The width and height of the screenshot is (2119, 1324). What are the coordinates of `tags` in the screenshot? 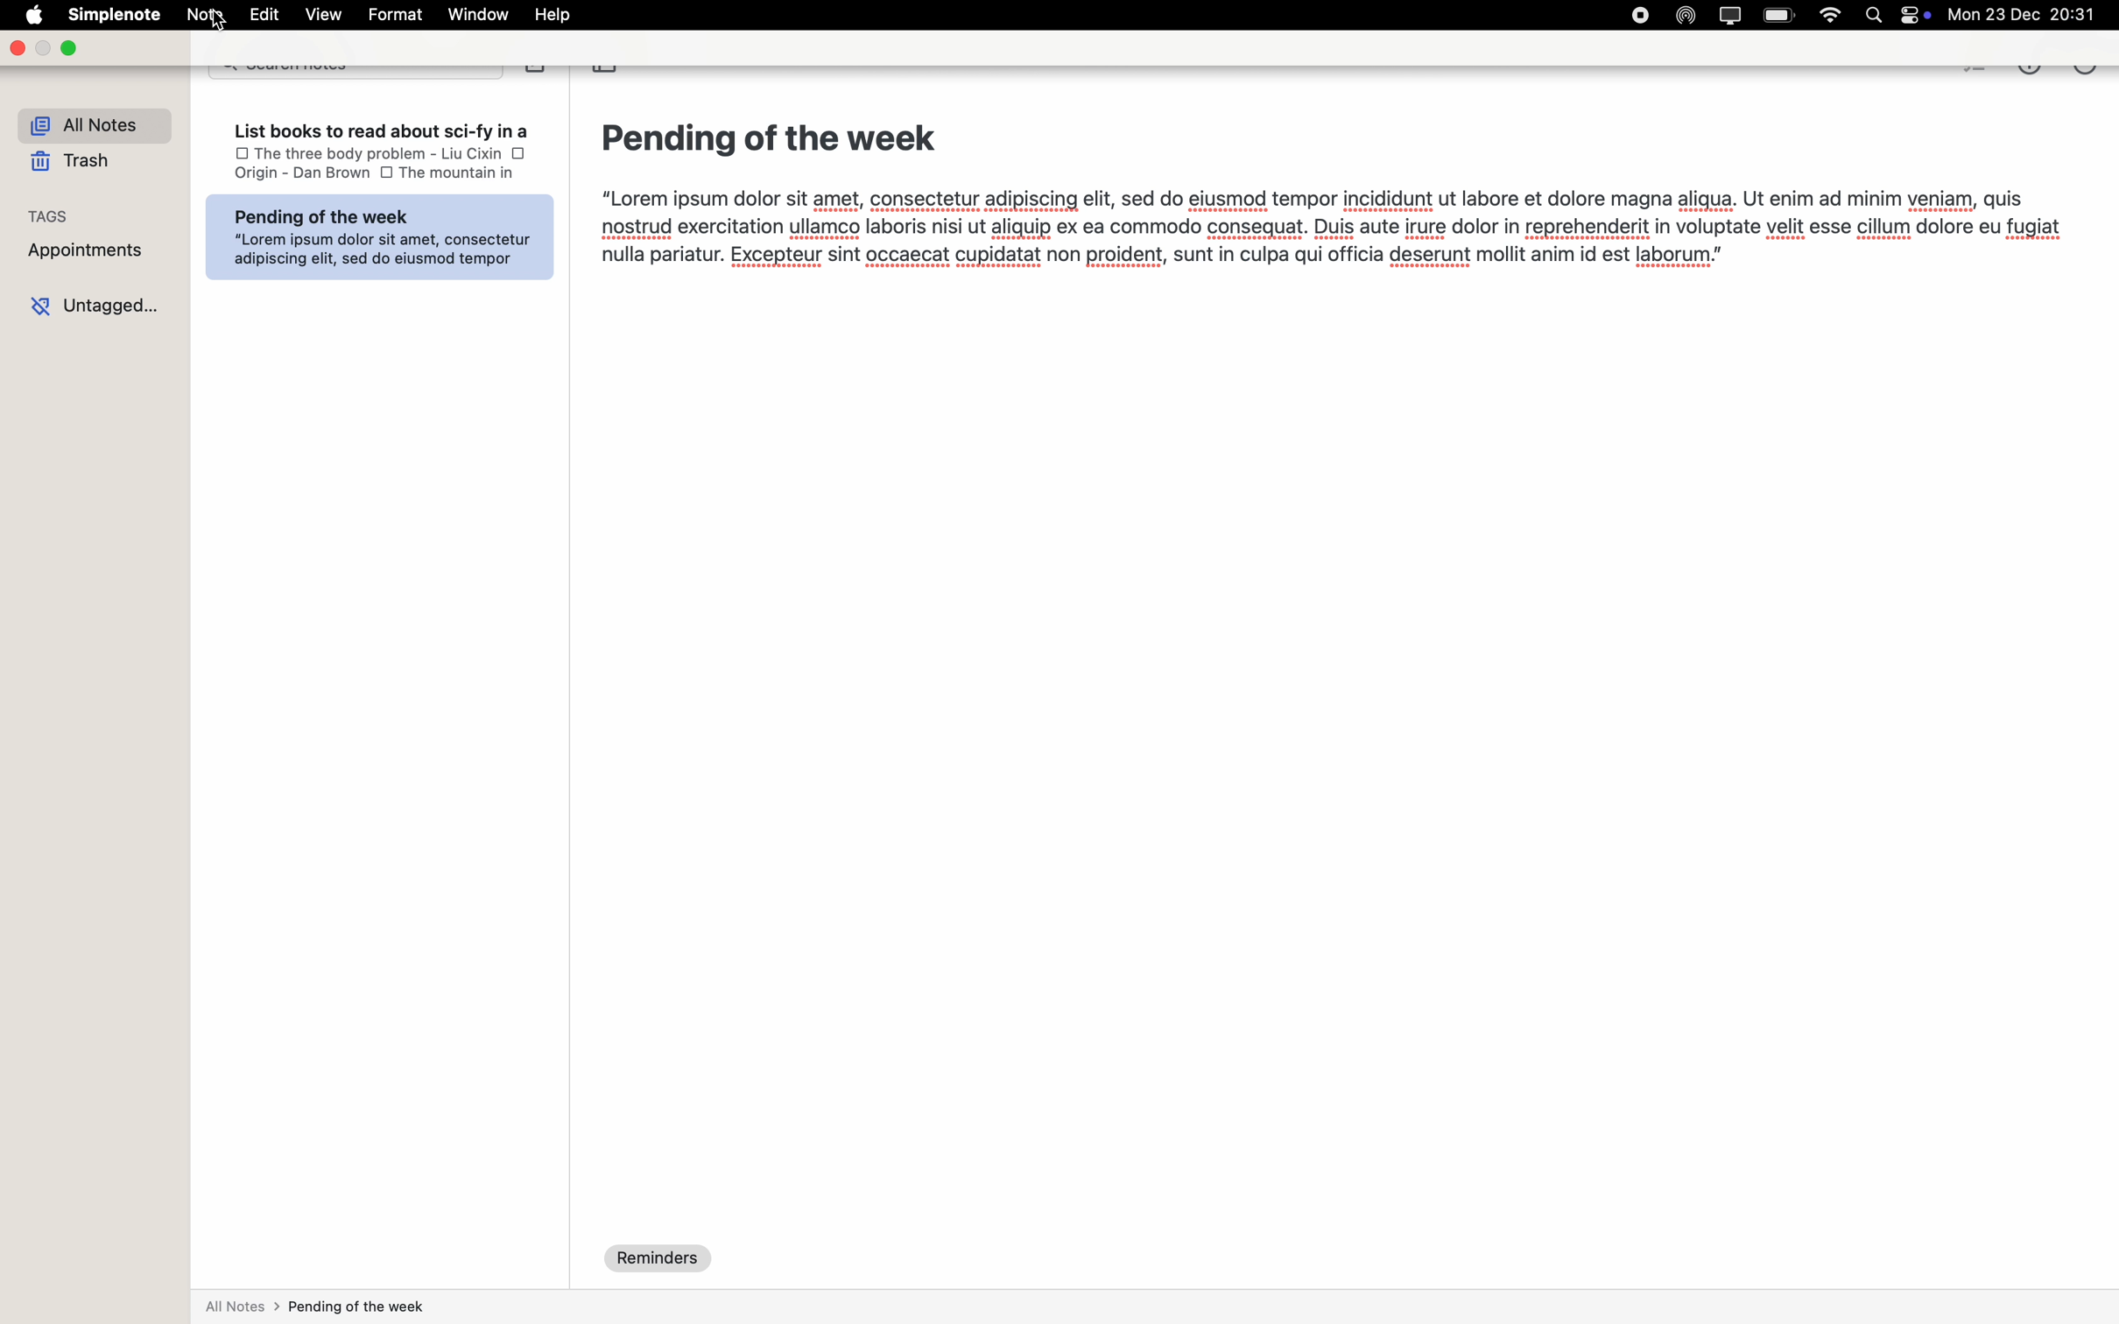 It's located at (54, 219).